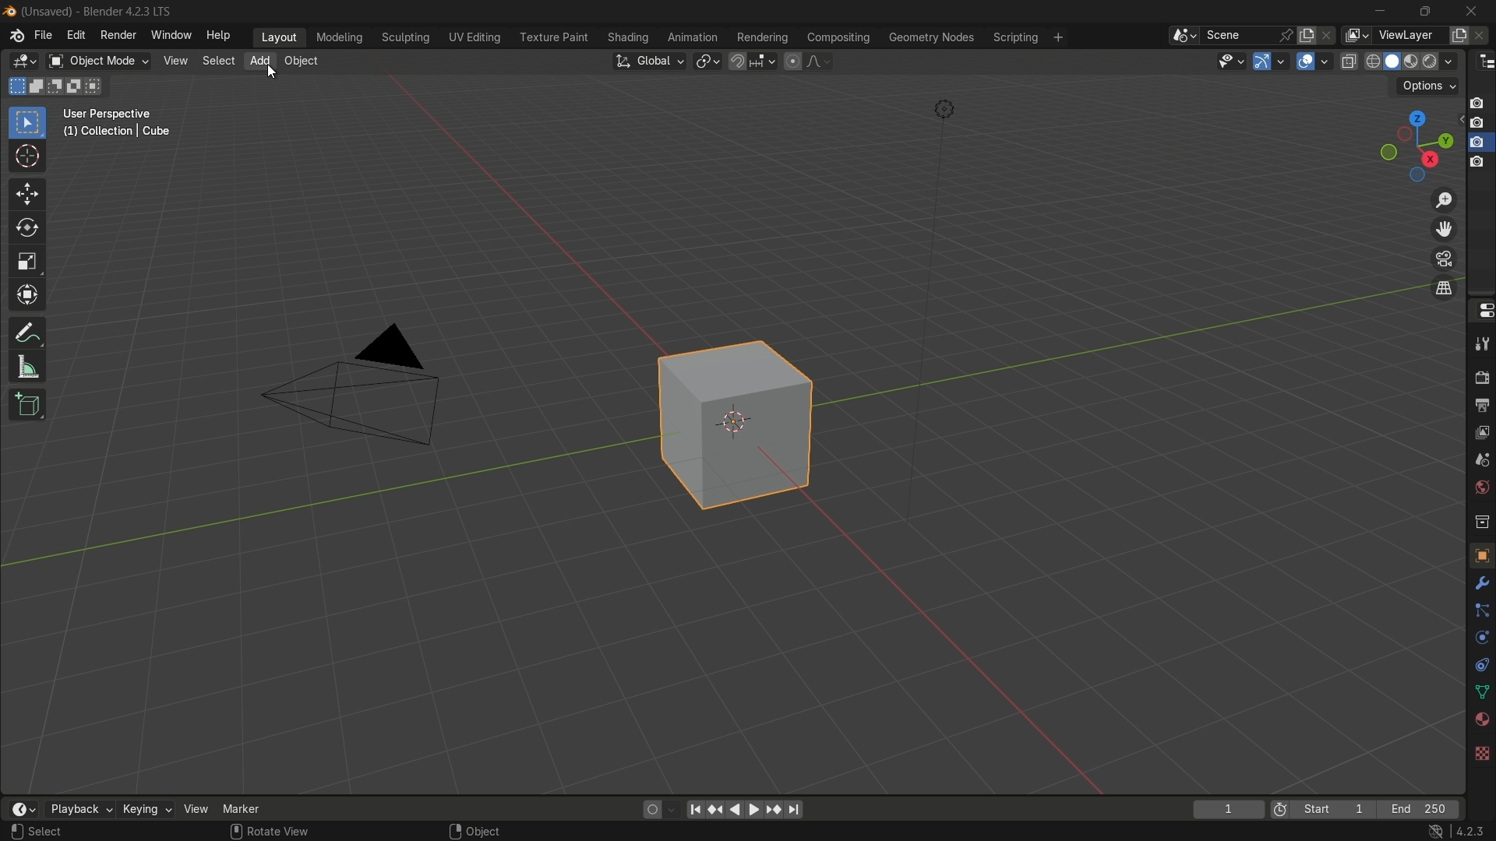 This screenshot has height=841, width=1496. Describe the element at coordinates (1480, 521) in the screenshot. I see `collection` at that location.